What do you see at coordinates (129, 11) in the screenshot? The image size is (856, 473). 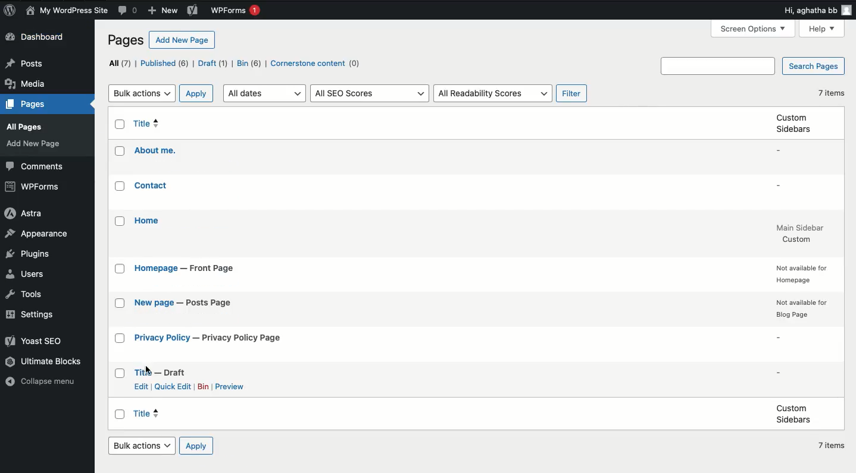 I see `Comments` at bounding box center [129, 11].